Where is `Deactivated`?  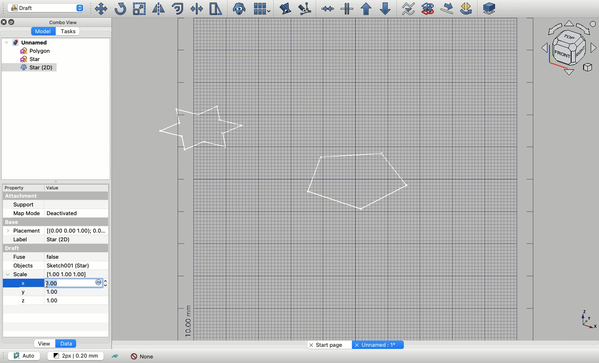
Deactivated is located at coordinates (69, 212).